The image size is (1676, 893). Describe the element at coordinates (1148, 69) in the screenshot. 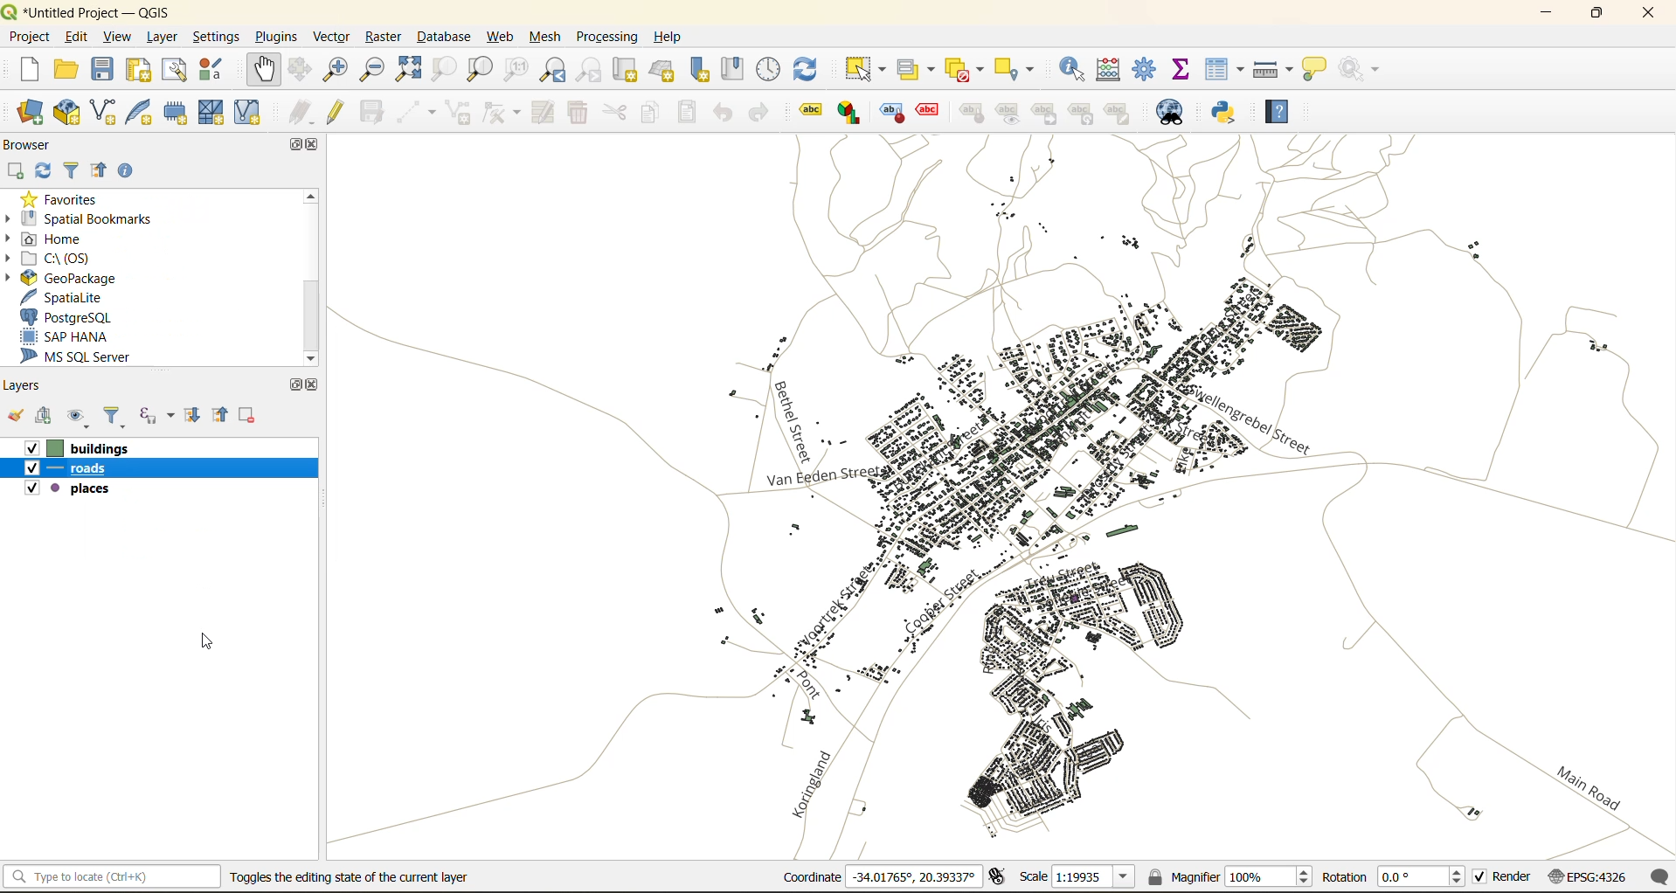

I see `toolbox` at that location.